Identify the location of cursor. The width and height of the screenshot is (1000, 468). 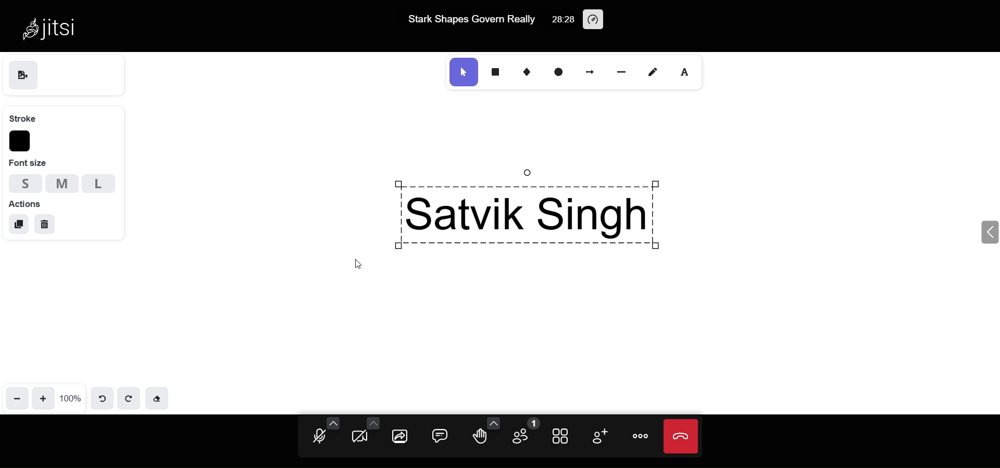
(361, 264).